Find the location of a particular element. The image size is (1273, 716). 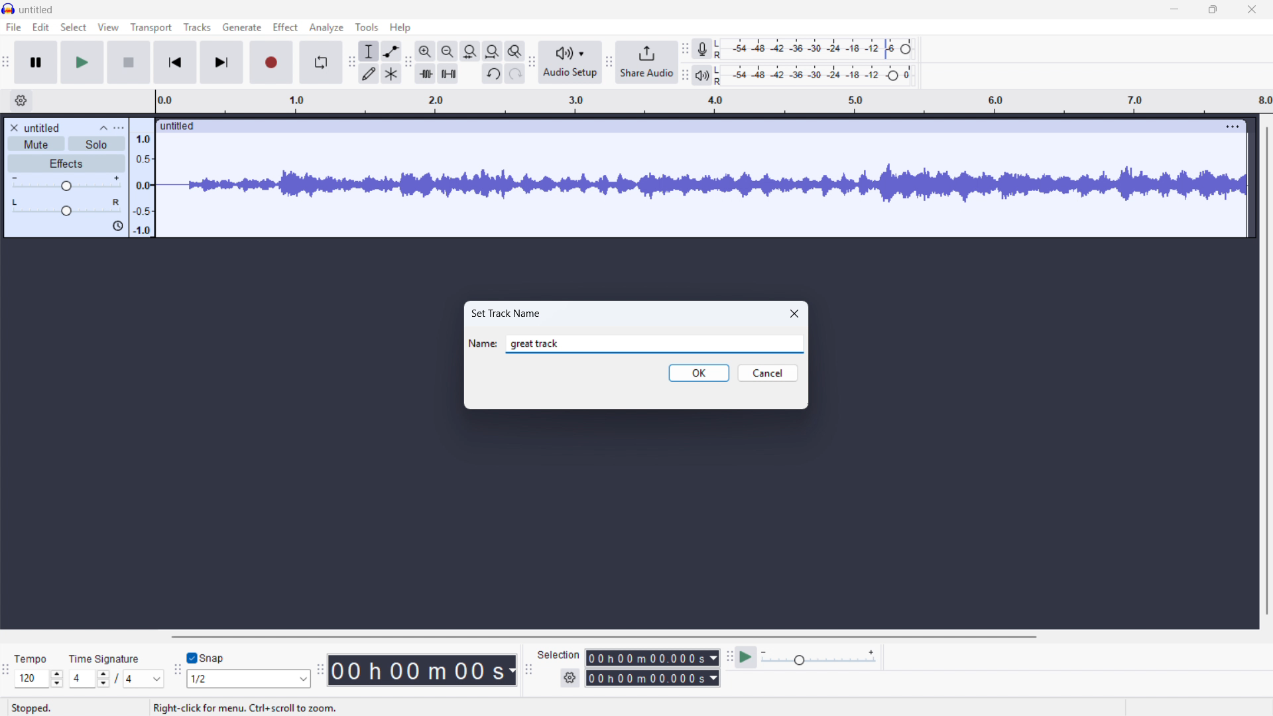

Timestamp  is located at coordinates (424, 670).